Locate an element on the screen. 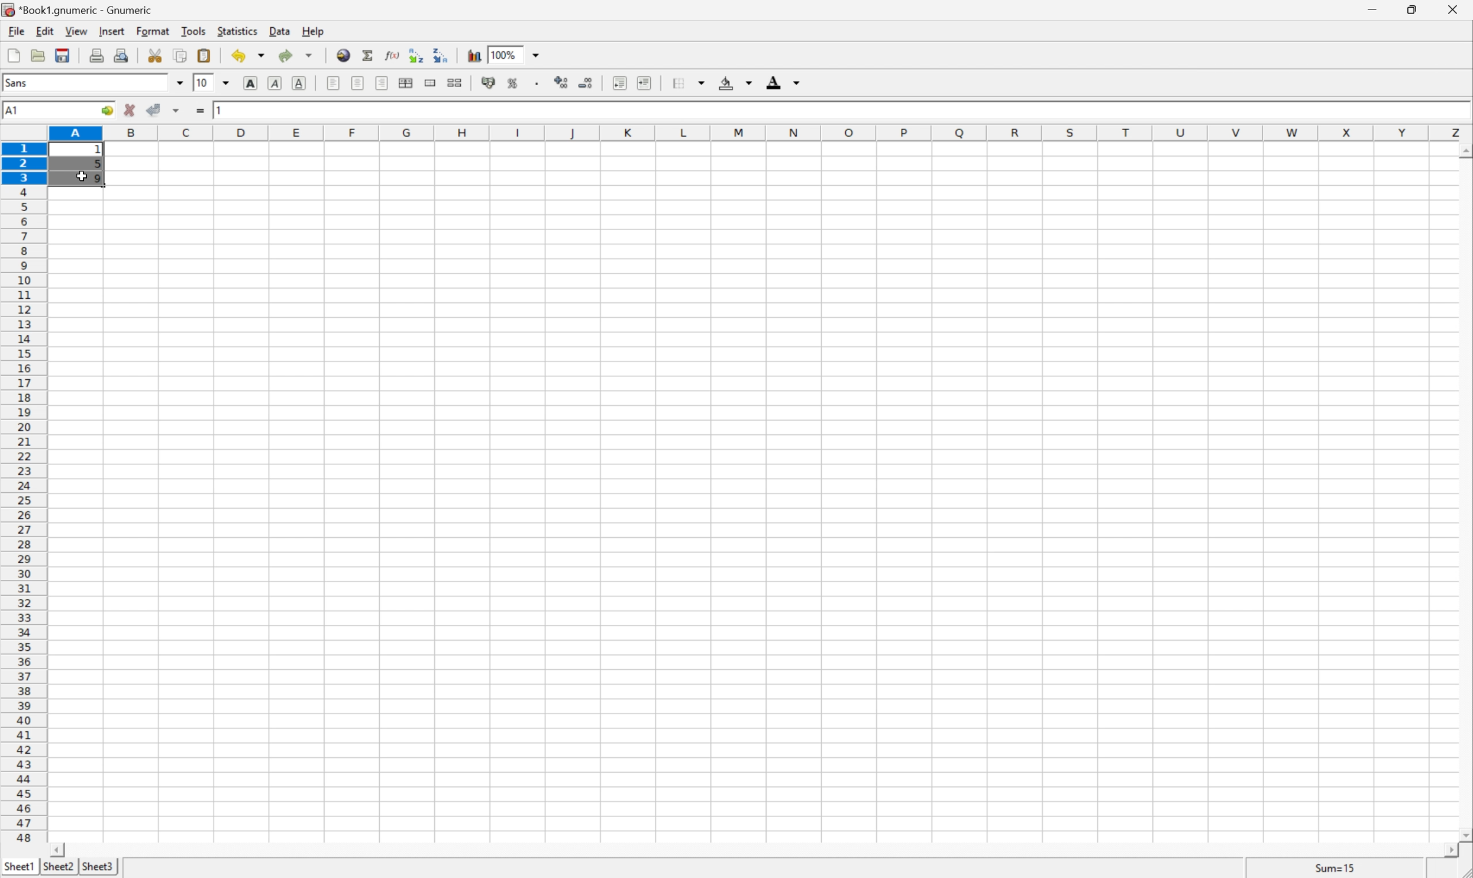 The image size is (1473, 878). decrease number of decimals displayed is located at coordinates (584, 82).